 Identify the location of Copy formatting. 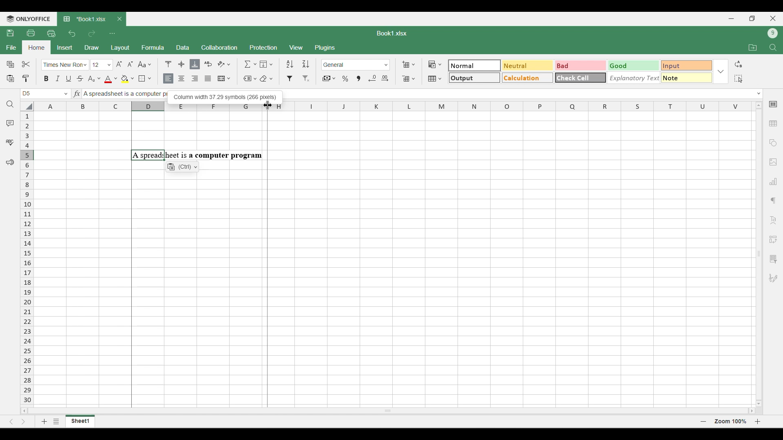
(26, 78).